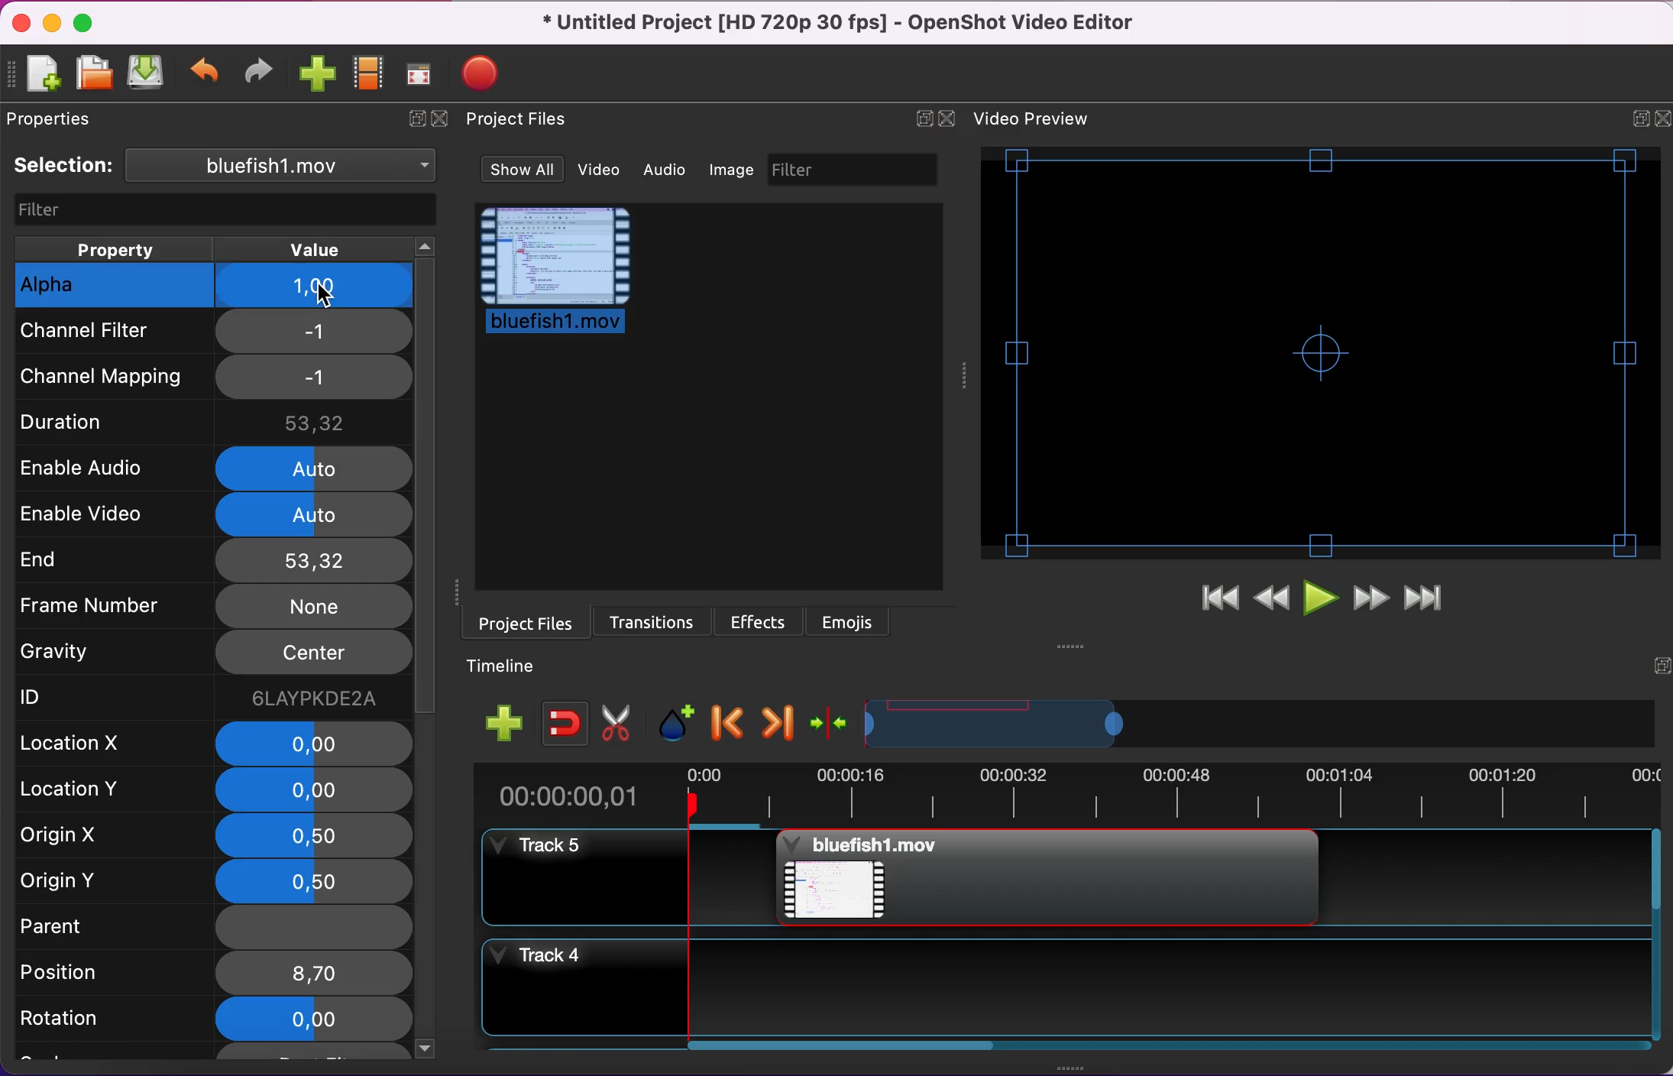 This screenshot has width=1673, height=1076. What do you see at coordinates (108, 512) in the screenshot?
I see `enable video` at bounding box center [108, 512].